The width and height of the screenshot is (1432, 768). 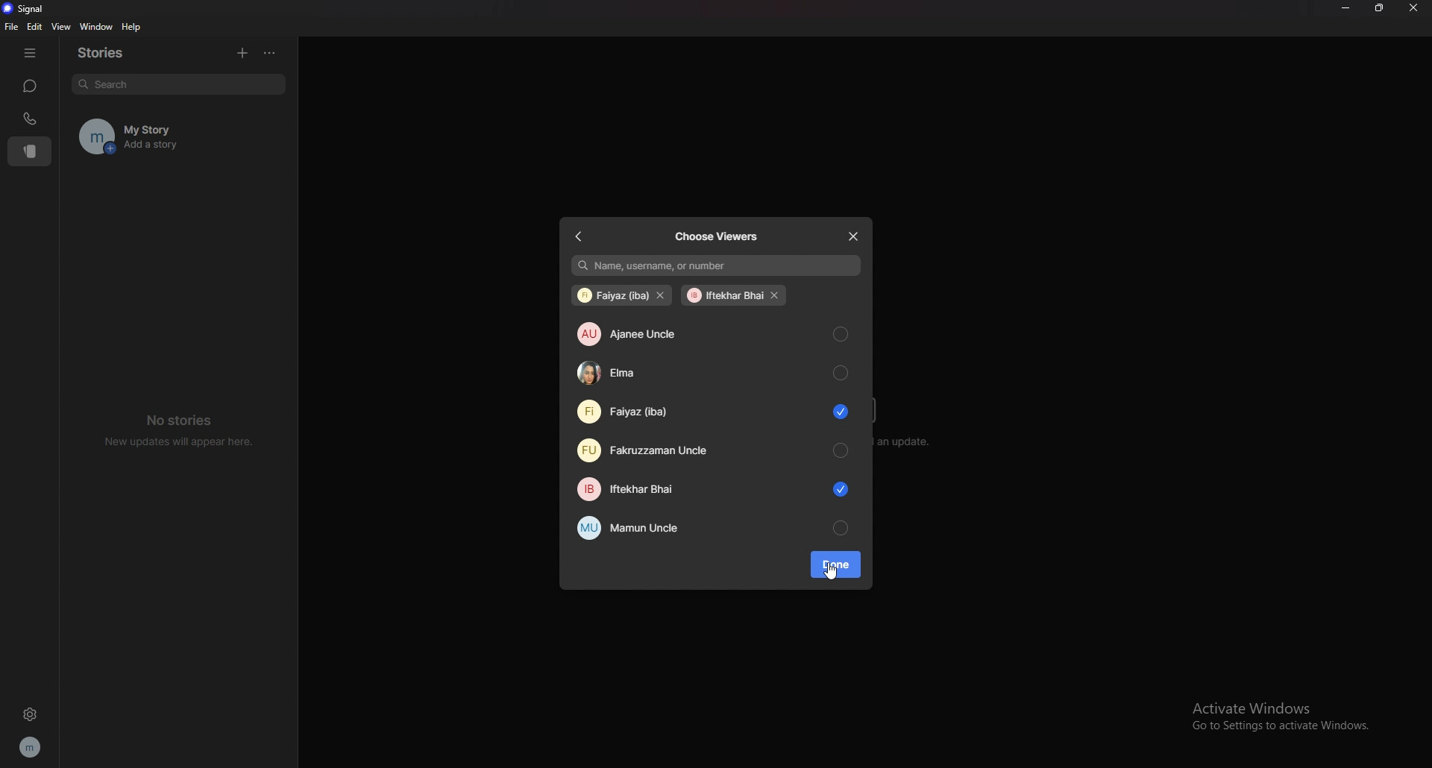 I want to click on help, so click(x=132, y=28).